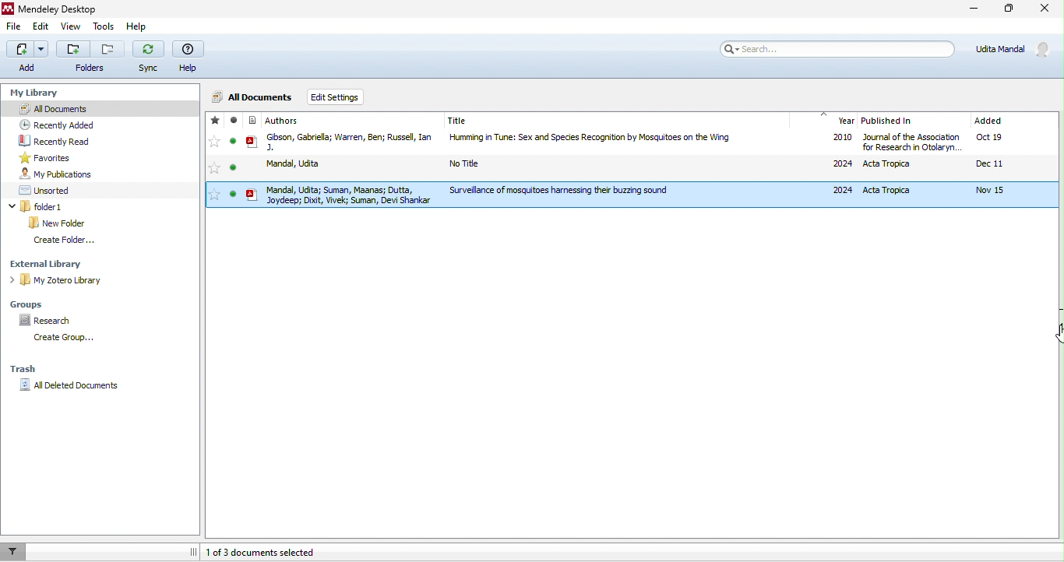  Describe the element at coordinates (150, 57) in the screenshot. I see `sync` at that location.